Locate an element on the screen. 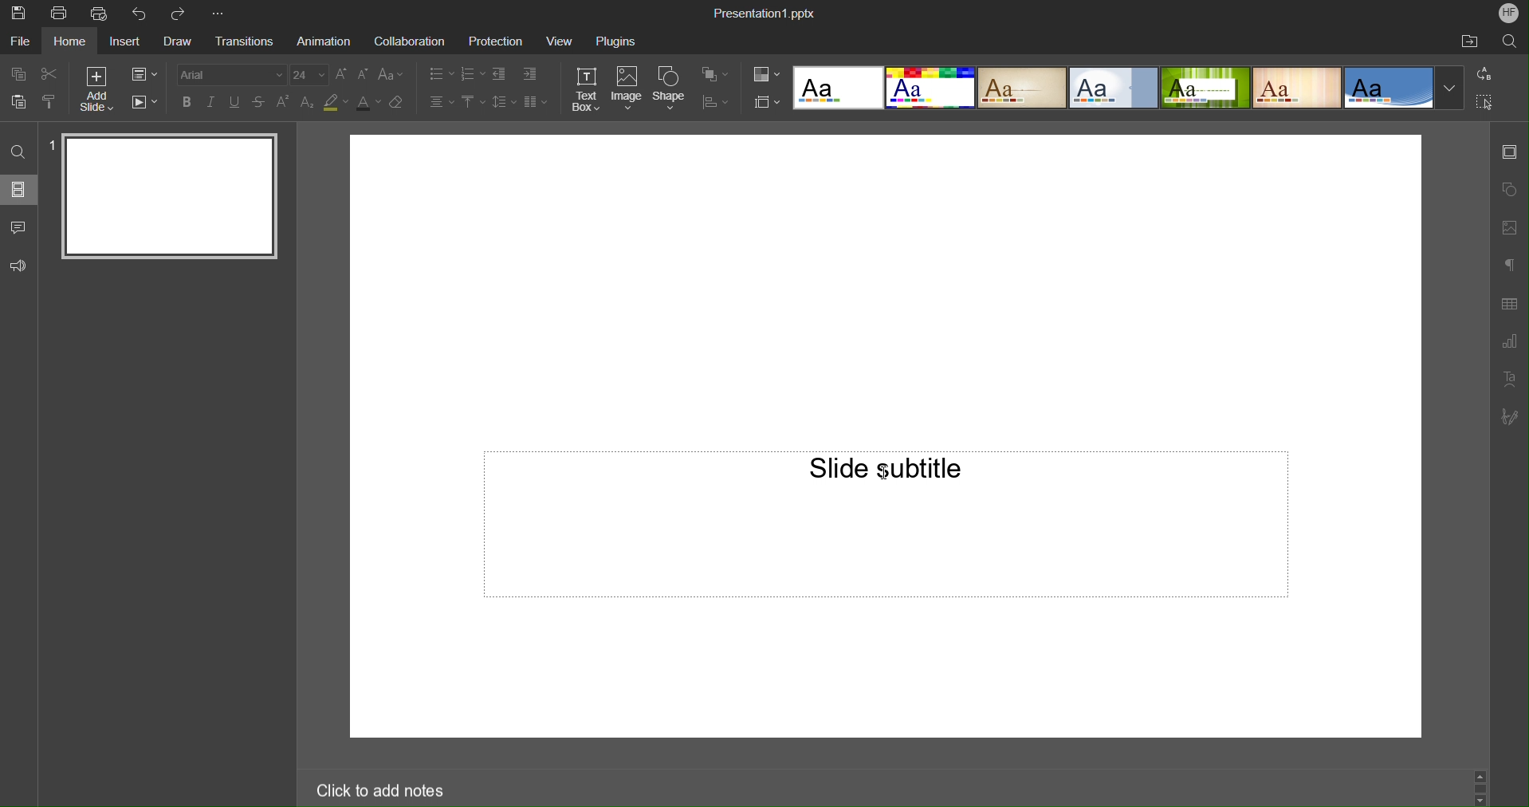 This screenshot has height=807, width=1529. Slides is located at coordinates (20, 191).